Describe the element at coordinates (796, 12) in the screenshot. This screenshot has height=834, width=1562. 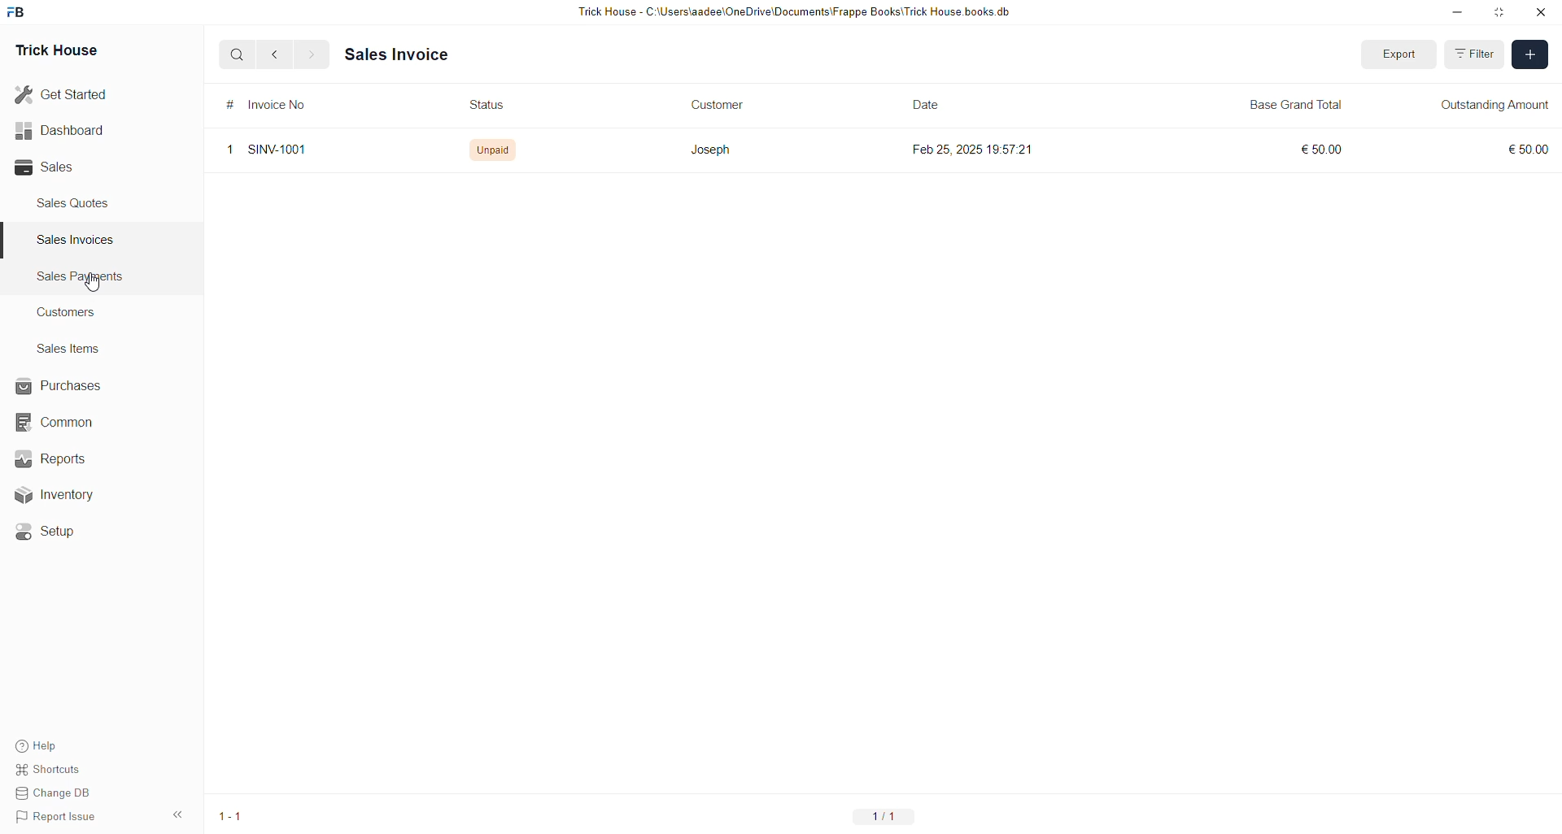
I see `Trick House - C:\Users\aadee\OneDrive\Documents\Frappe Books\Trick House books db` at that location.